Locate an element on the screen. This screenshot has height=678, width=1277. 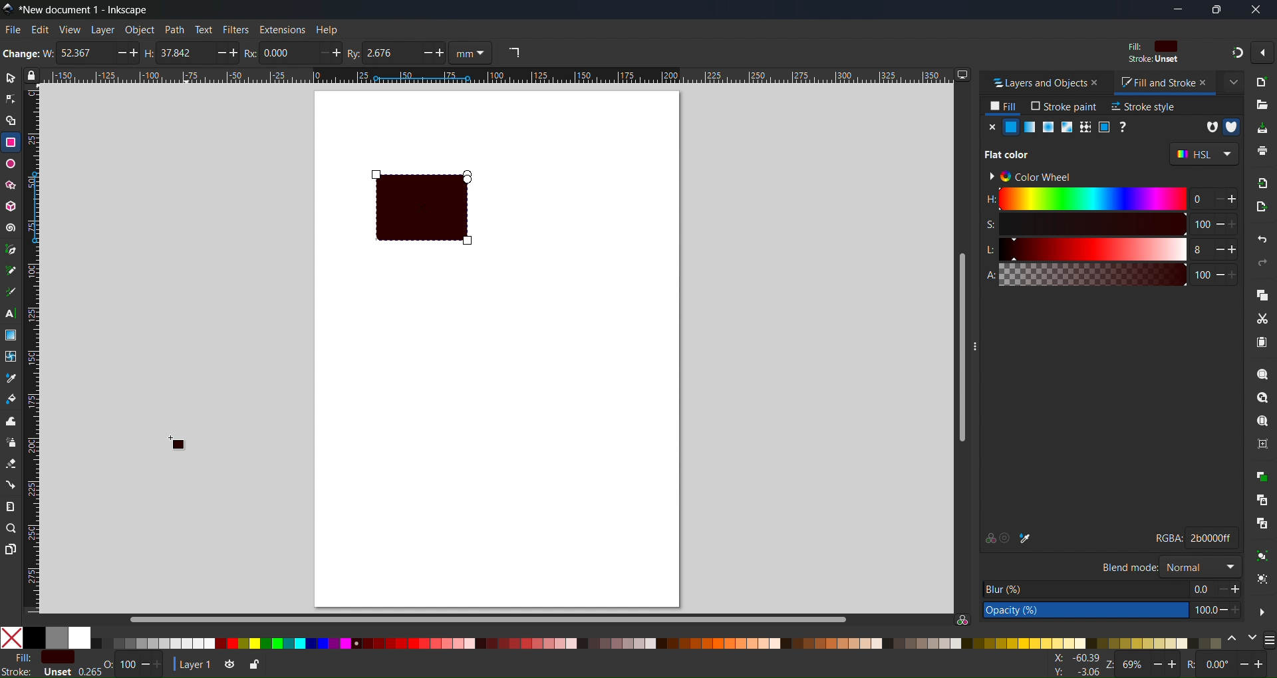
change color is located at coordinates (1251, 640).